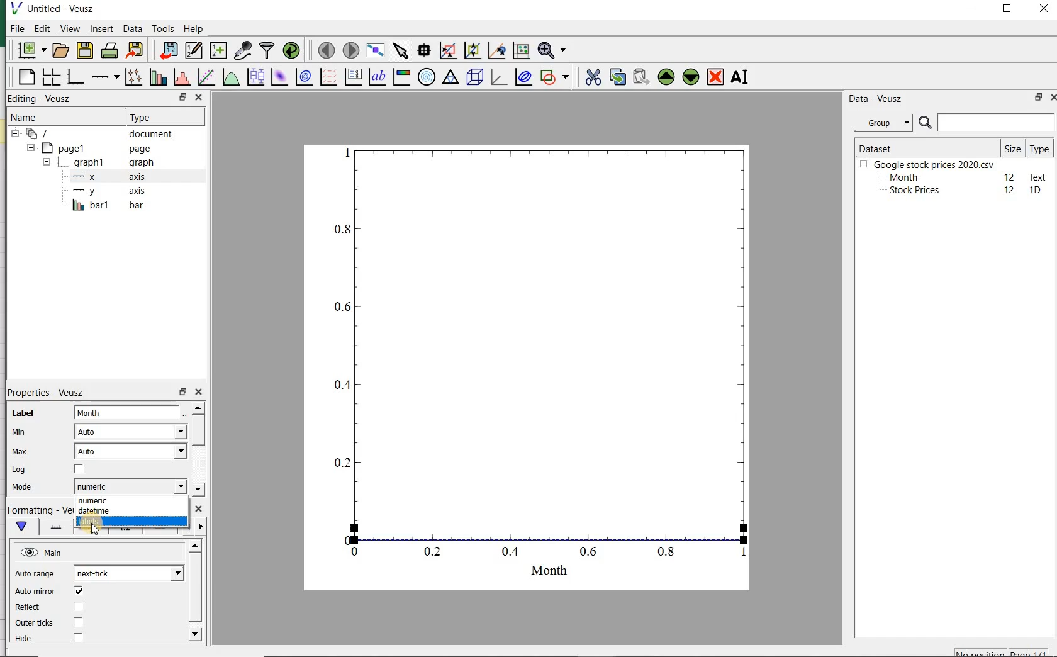 Image resolution: width=1057 pixels, height=657 pixels. Describe the element at coordinates (198, 450) in the screenshot. I see `scrollbar` at that location.